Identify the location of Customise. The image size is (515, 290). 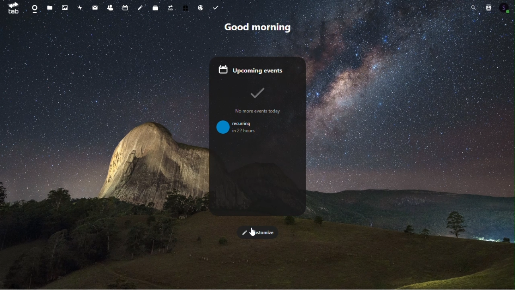
(257, 232).